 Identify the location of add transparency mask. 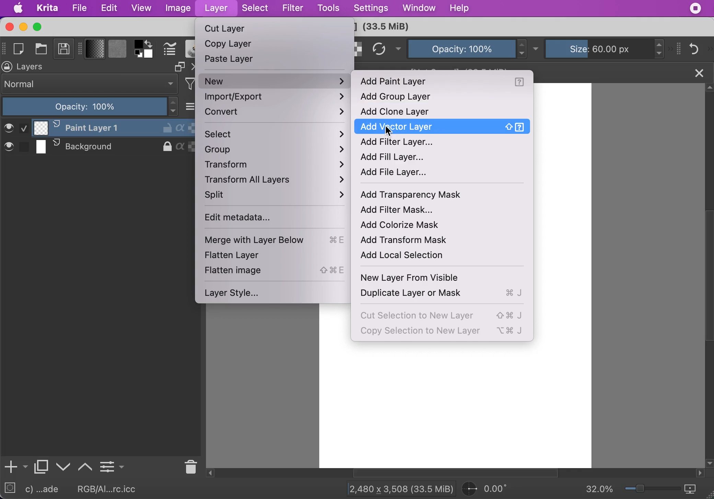
(434, 195).